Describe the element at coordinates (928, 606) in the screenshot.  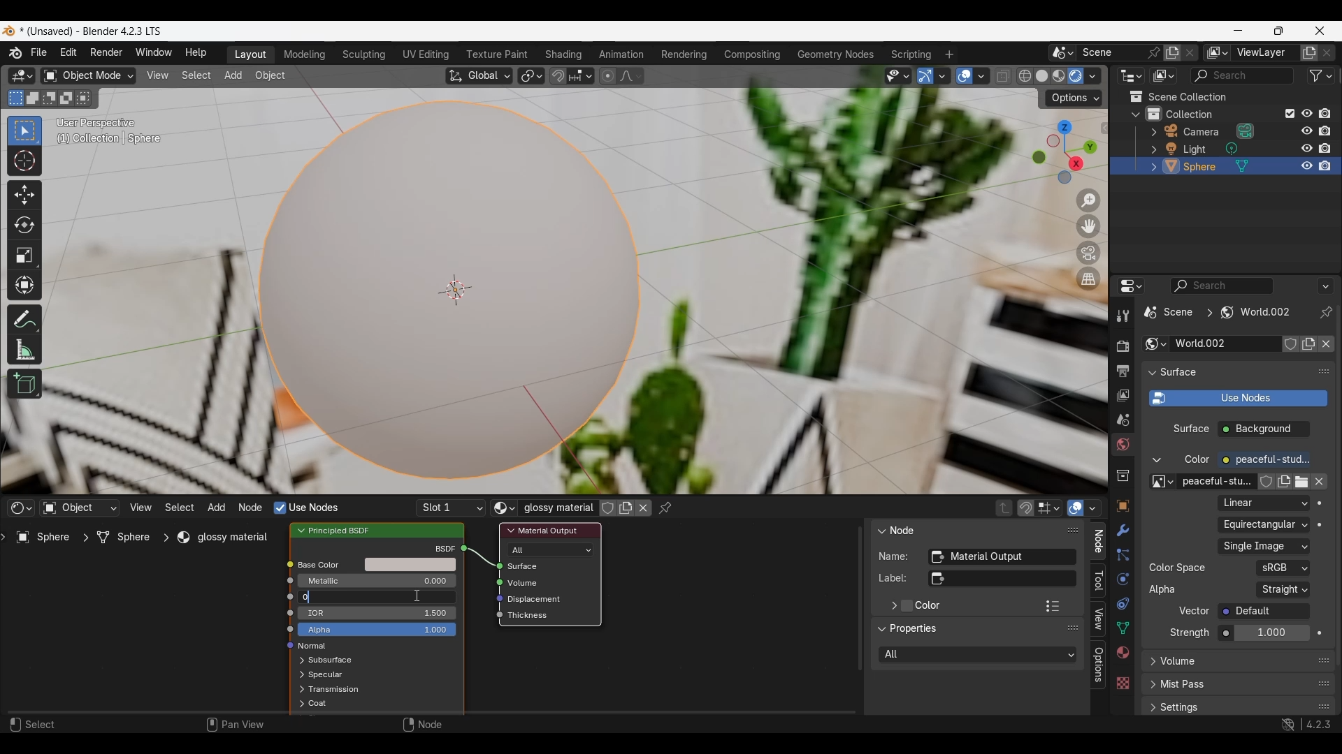
I see `Color` at that location.